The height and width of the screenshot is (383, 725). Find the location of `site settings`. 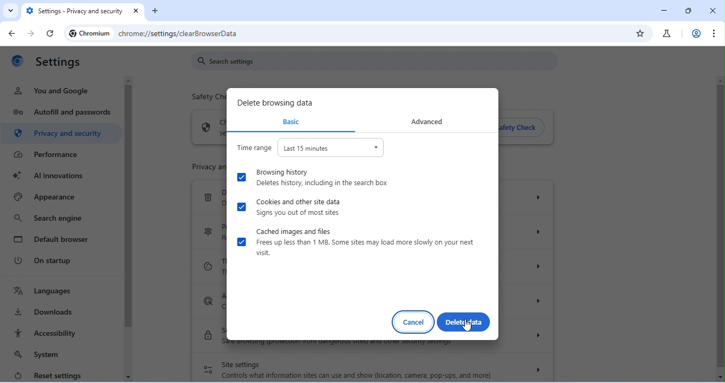

site settings is located at coordinates (241, 365).